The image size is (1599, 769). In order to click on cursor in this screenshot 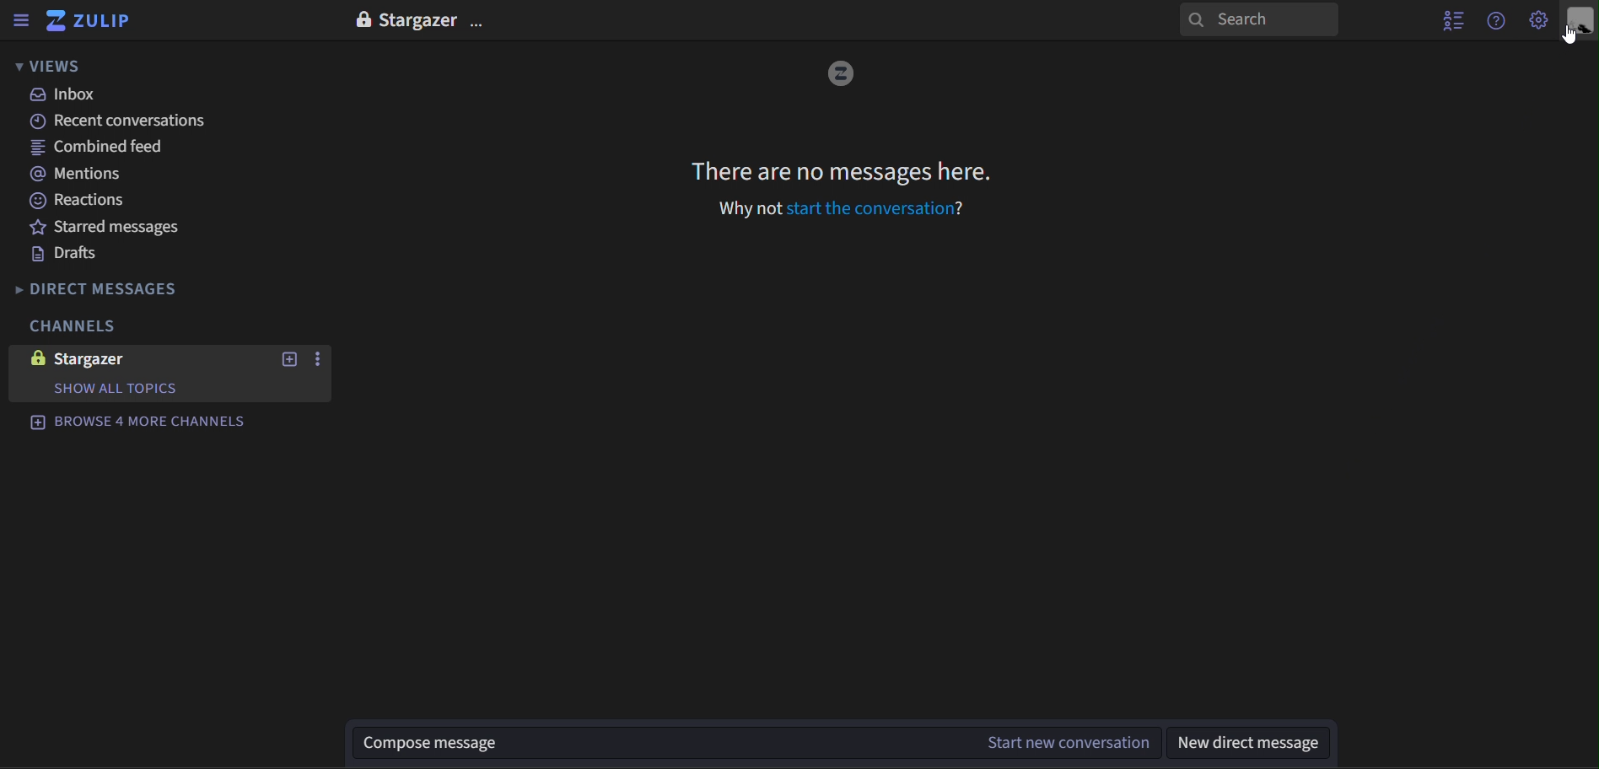, I will do `click(1573, 35)`.